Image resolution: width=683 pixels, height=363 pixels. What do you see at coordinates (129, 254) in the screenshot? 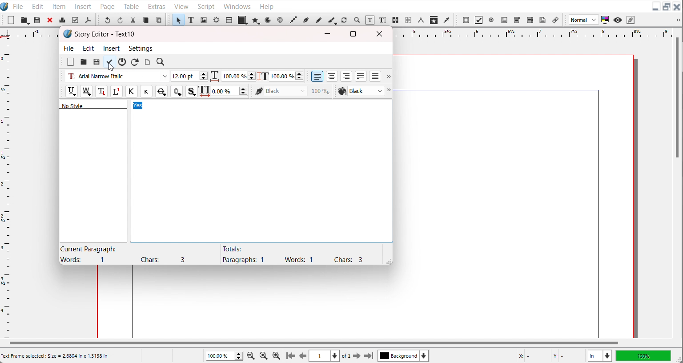
I see `Text` at bounding box center [129, 254].